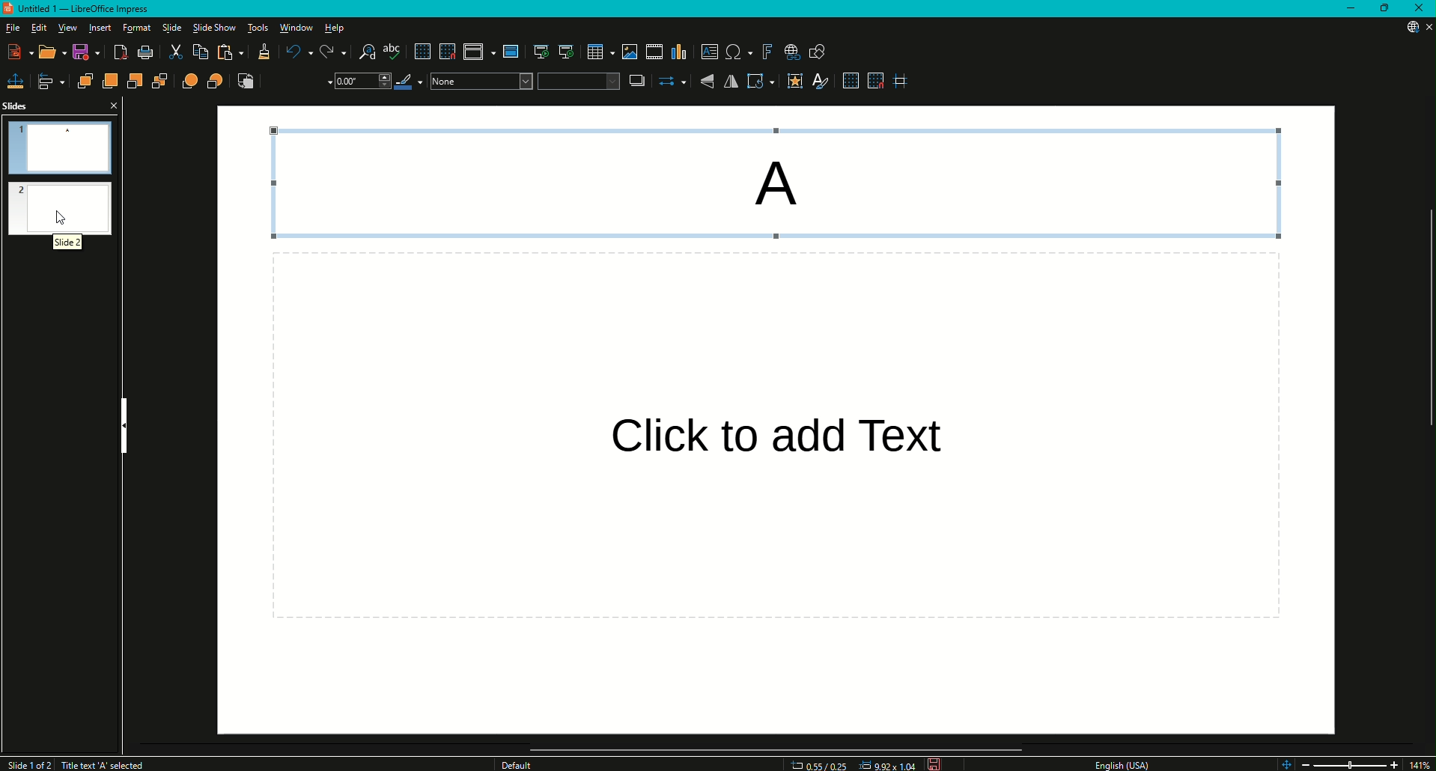 Image resolution: width=1436 pixels, height=771 pixels. I want to click on Insert Image, so click(627, 50).